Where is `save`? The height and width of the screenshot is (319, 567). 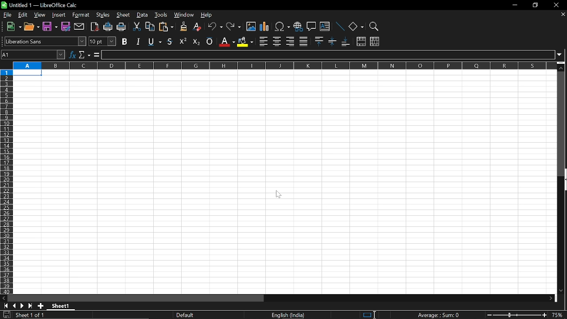
save is located at coordinates (6, 315).